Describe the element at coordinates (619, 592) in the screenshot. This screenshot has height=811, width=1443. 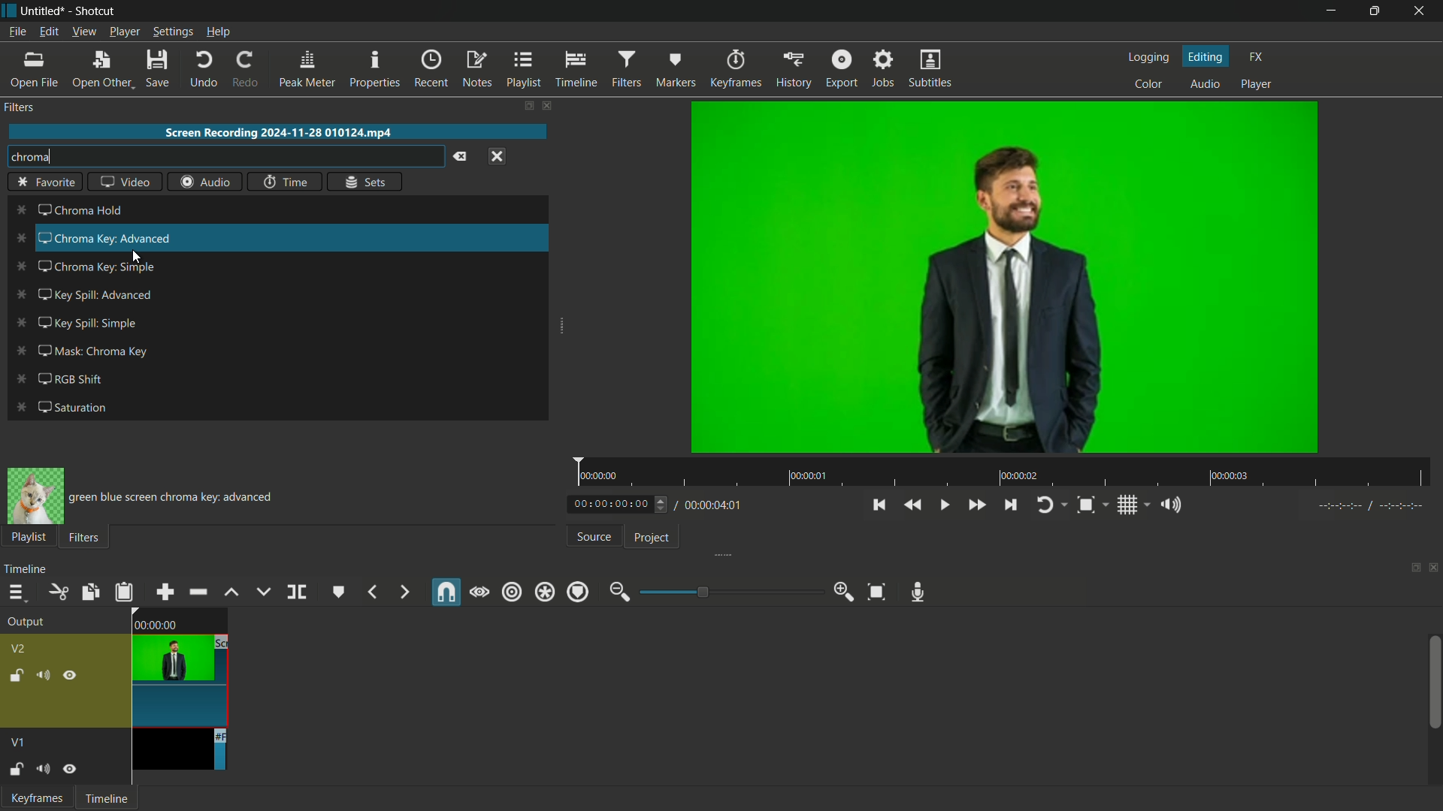
I see `zoom out` at that location.